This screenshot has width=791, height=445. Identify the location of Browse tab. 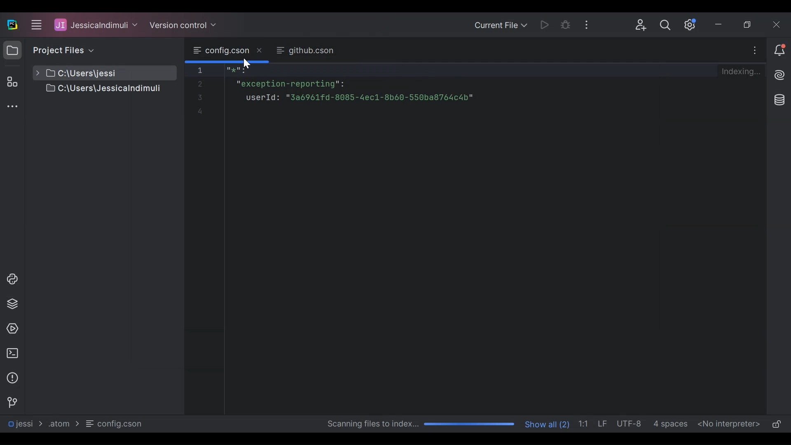
(304, 51).